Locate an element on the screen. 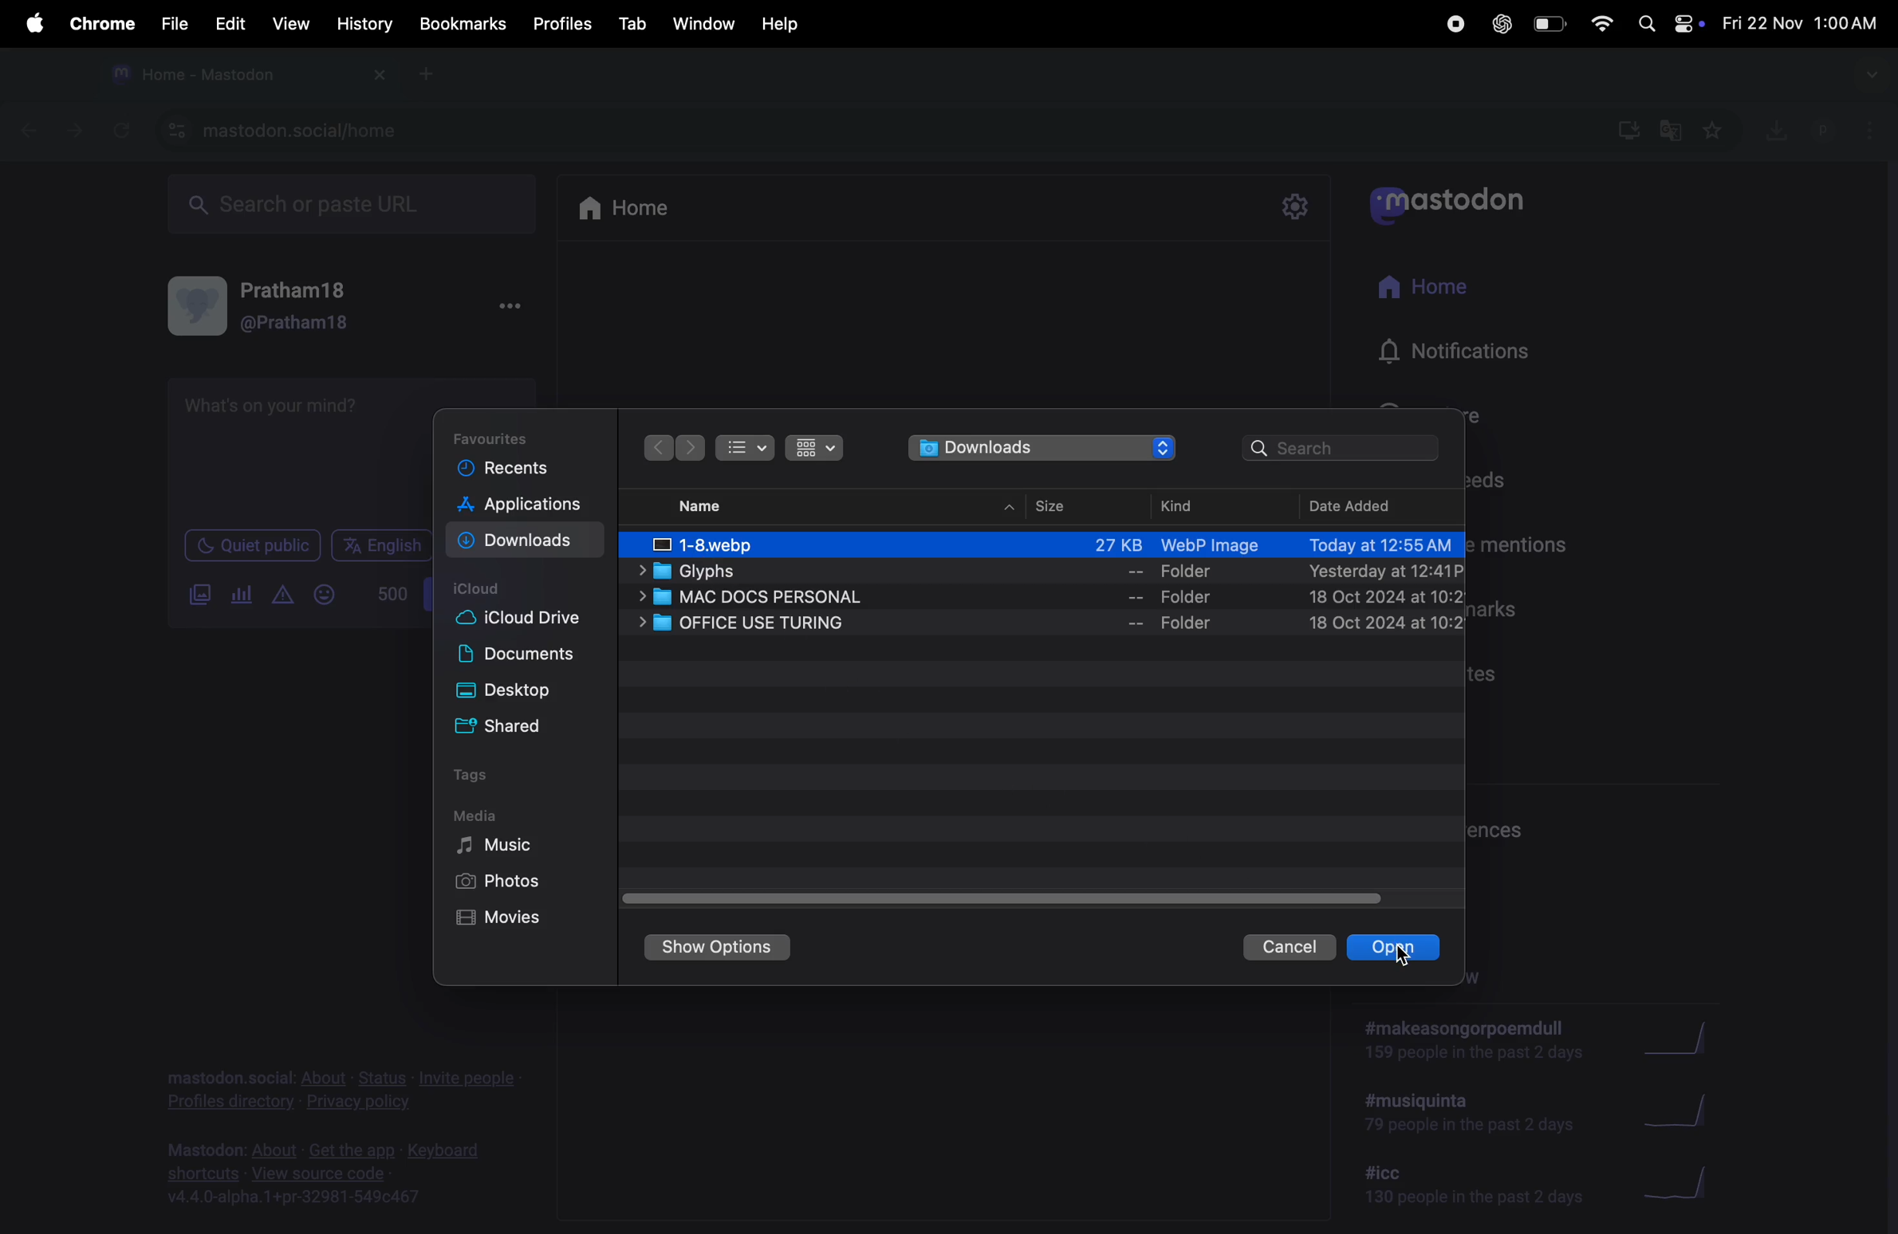 The image size is (1898, 1234). view site information is located at coordinates (171, 132).